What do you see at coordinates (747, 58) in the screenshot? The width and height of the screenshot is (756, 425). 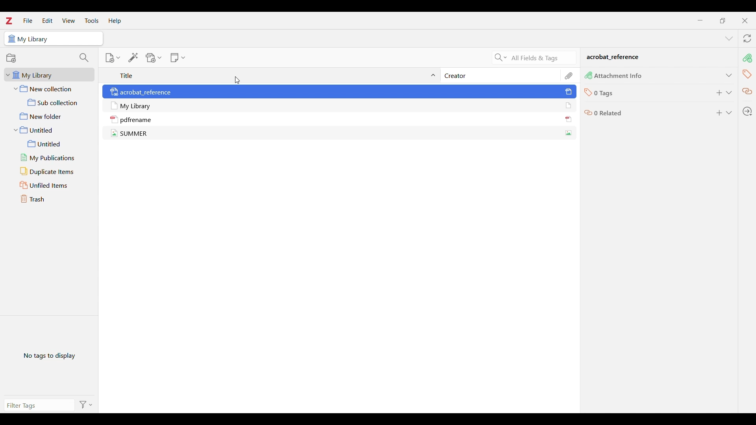 I see `Attachment info` at bounding box center [747, 58].